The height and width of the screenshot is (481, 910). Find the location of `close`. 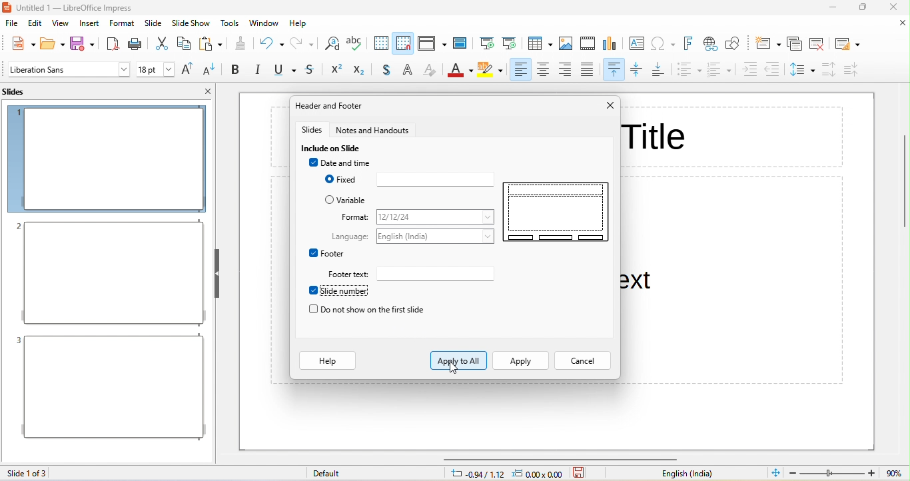

close is located at coordinates (610, 105).